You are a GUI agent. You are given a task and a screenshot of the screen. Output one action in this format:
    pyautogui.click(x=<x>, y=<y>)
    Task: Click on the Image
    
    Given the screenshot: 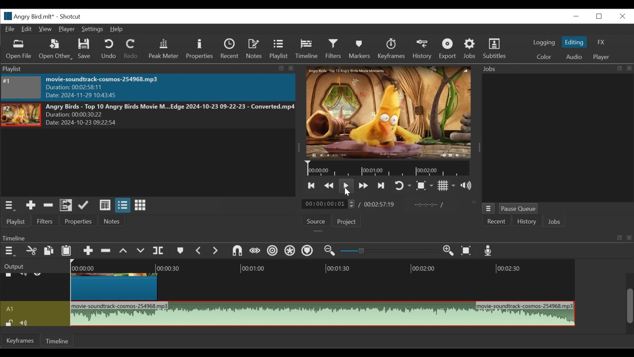 What is the action you would take?
    pyautogui.click(x=21, y=115)
    